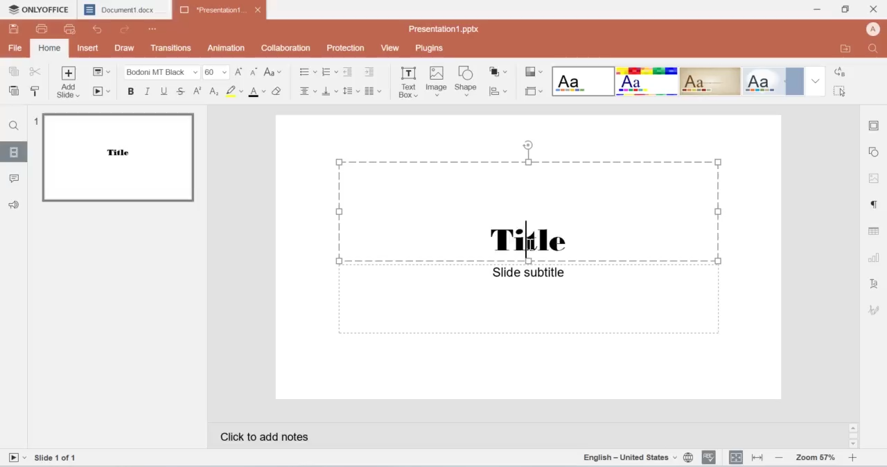 The image size is (887, 467). What do you see at coordinates (877, 49) in the screenshot?
I see `search` at bounding box center [877, 49].